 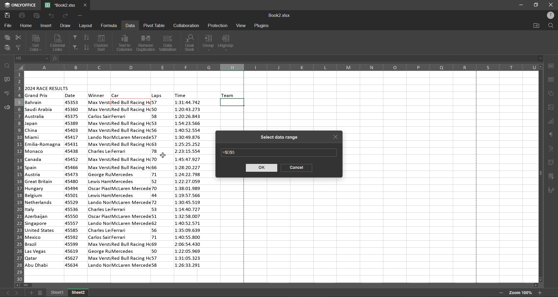 I want to click on insert, so click(x=47, y=26).